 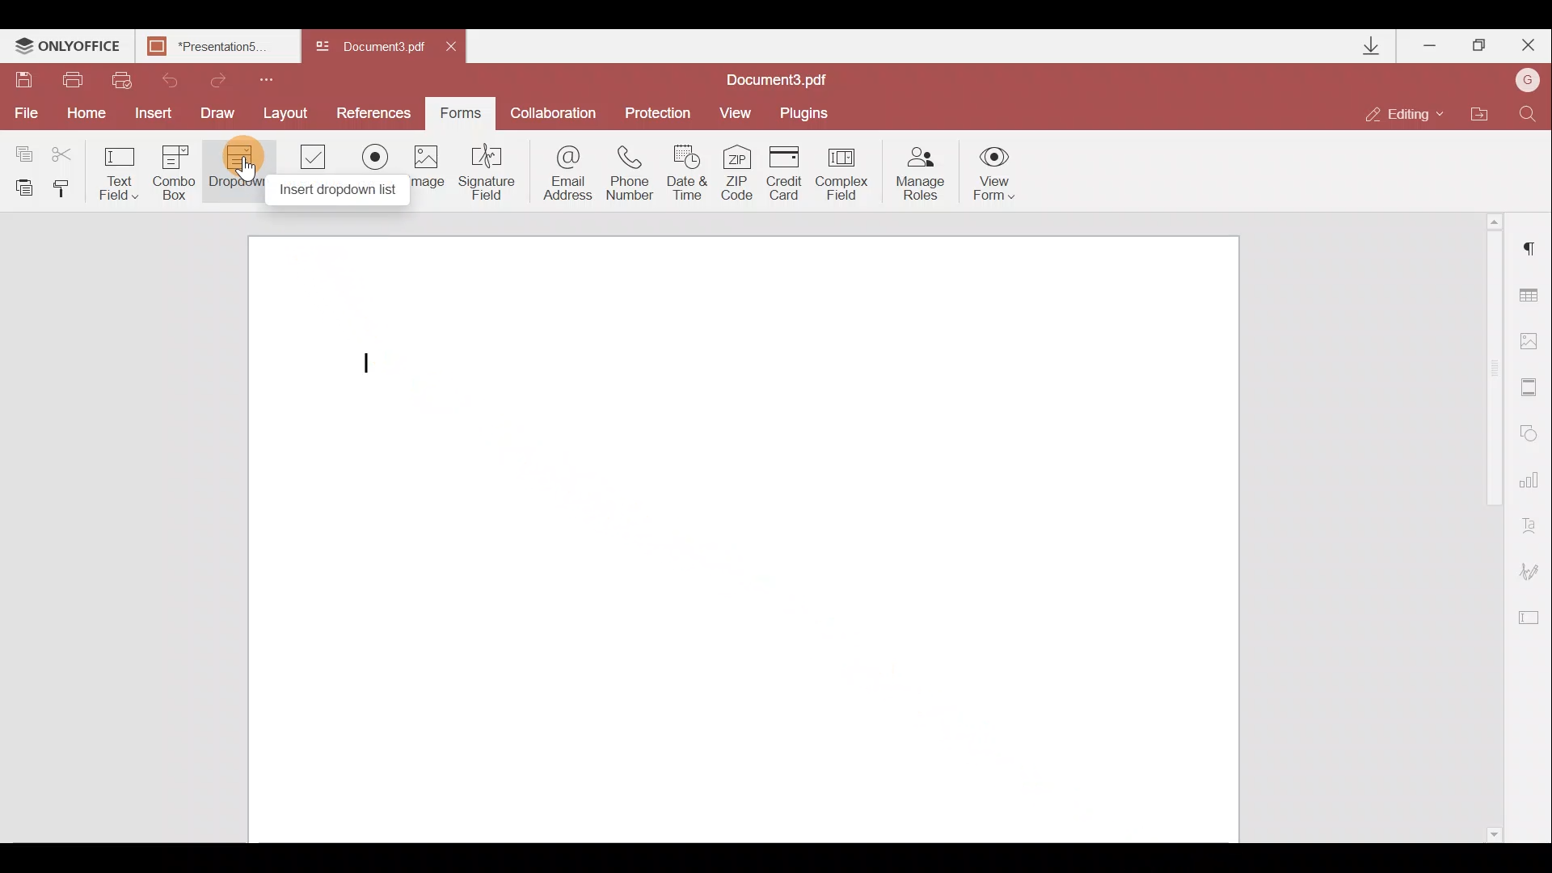 What do you see at coordinates (1533, 530) in the screenshot?
I see `Text Art settings` at bounding box center [1533, 530].